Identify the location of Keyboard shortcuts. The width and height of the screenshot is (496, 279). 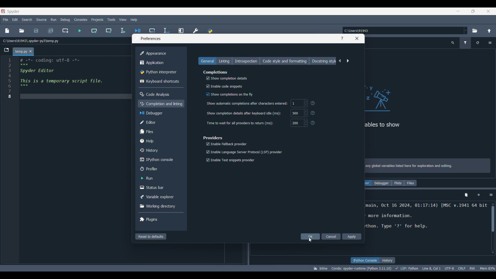
(160, 81).